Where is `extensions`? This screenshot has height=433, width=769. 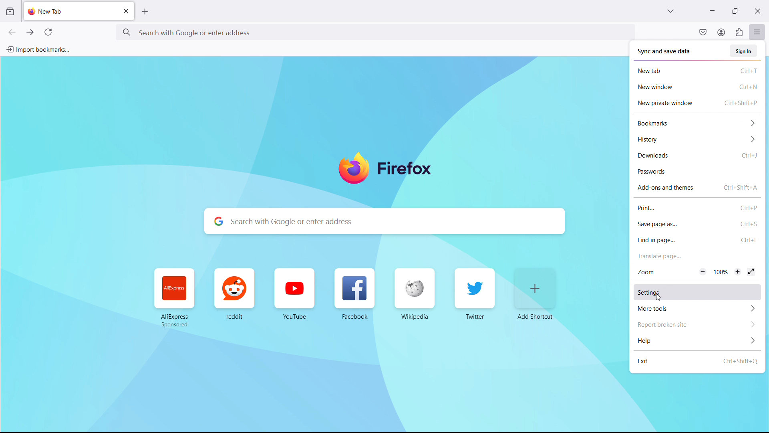
extensions is located at coordinates (739, 32).